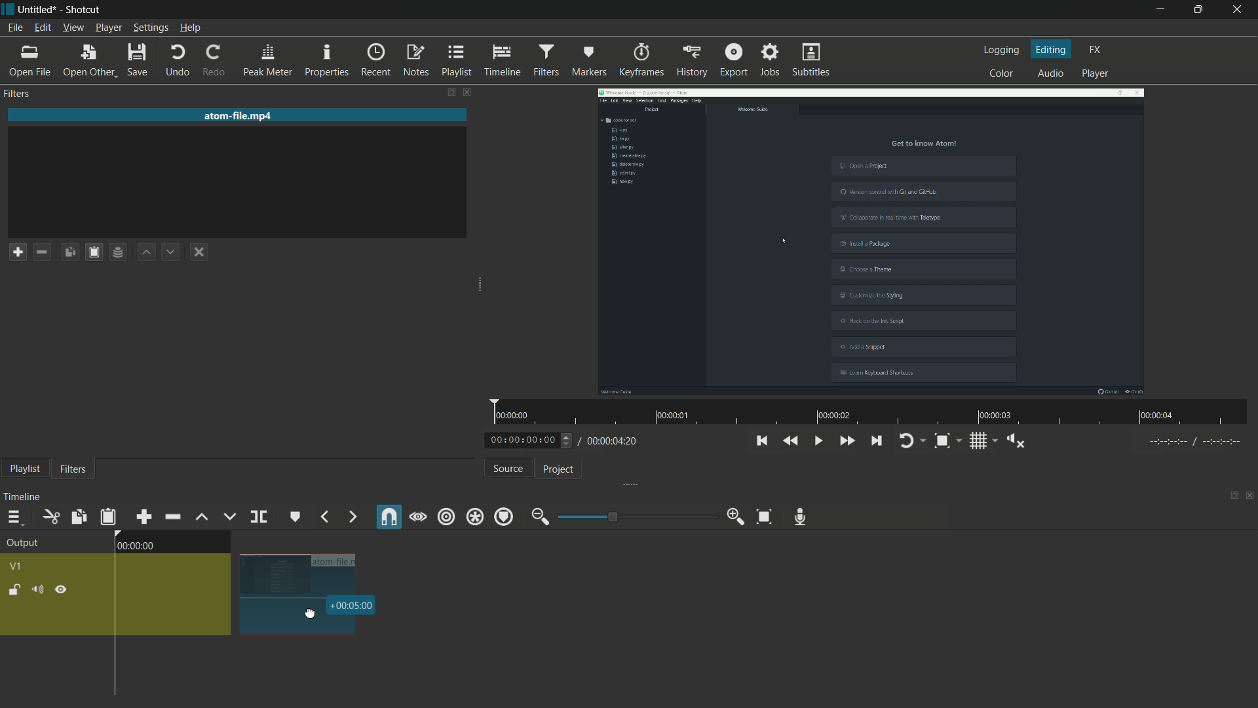 This screenshot has width=1258, height=708. What do you see at coordinates (227, 517) in the screenshot?
I see `overwrite` at bounding box center [227, 517].